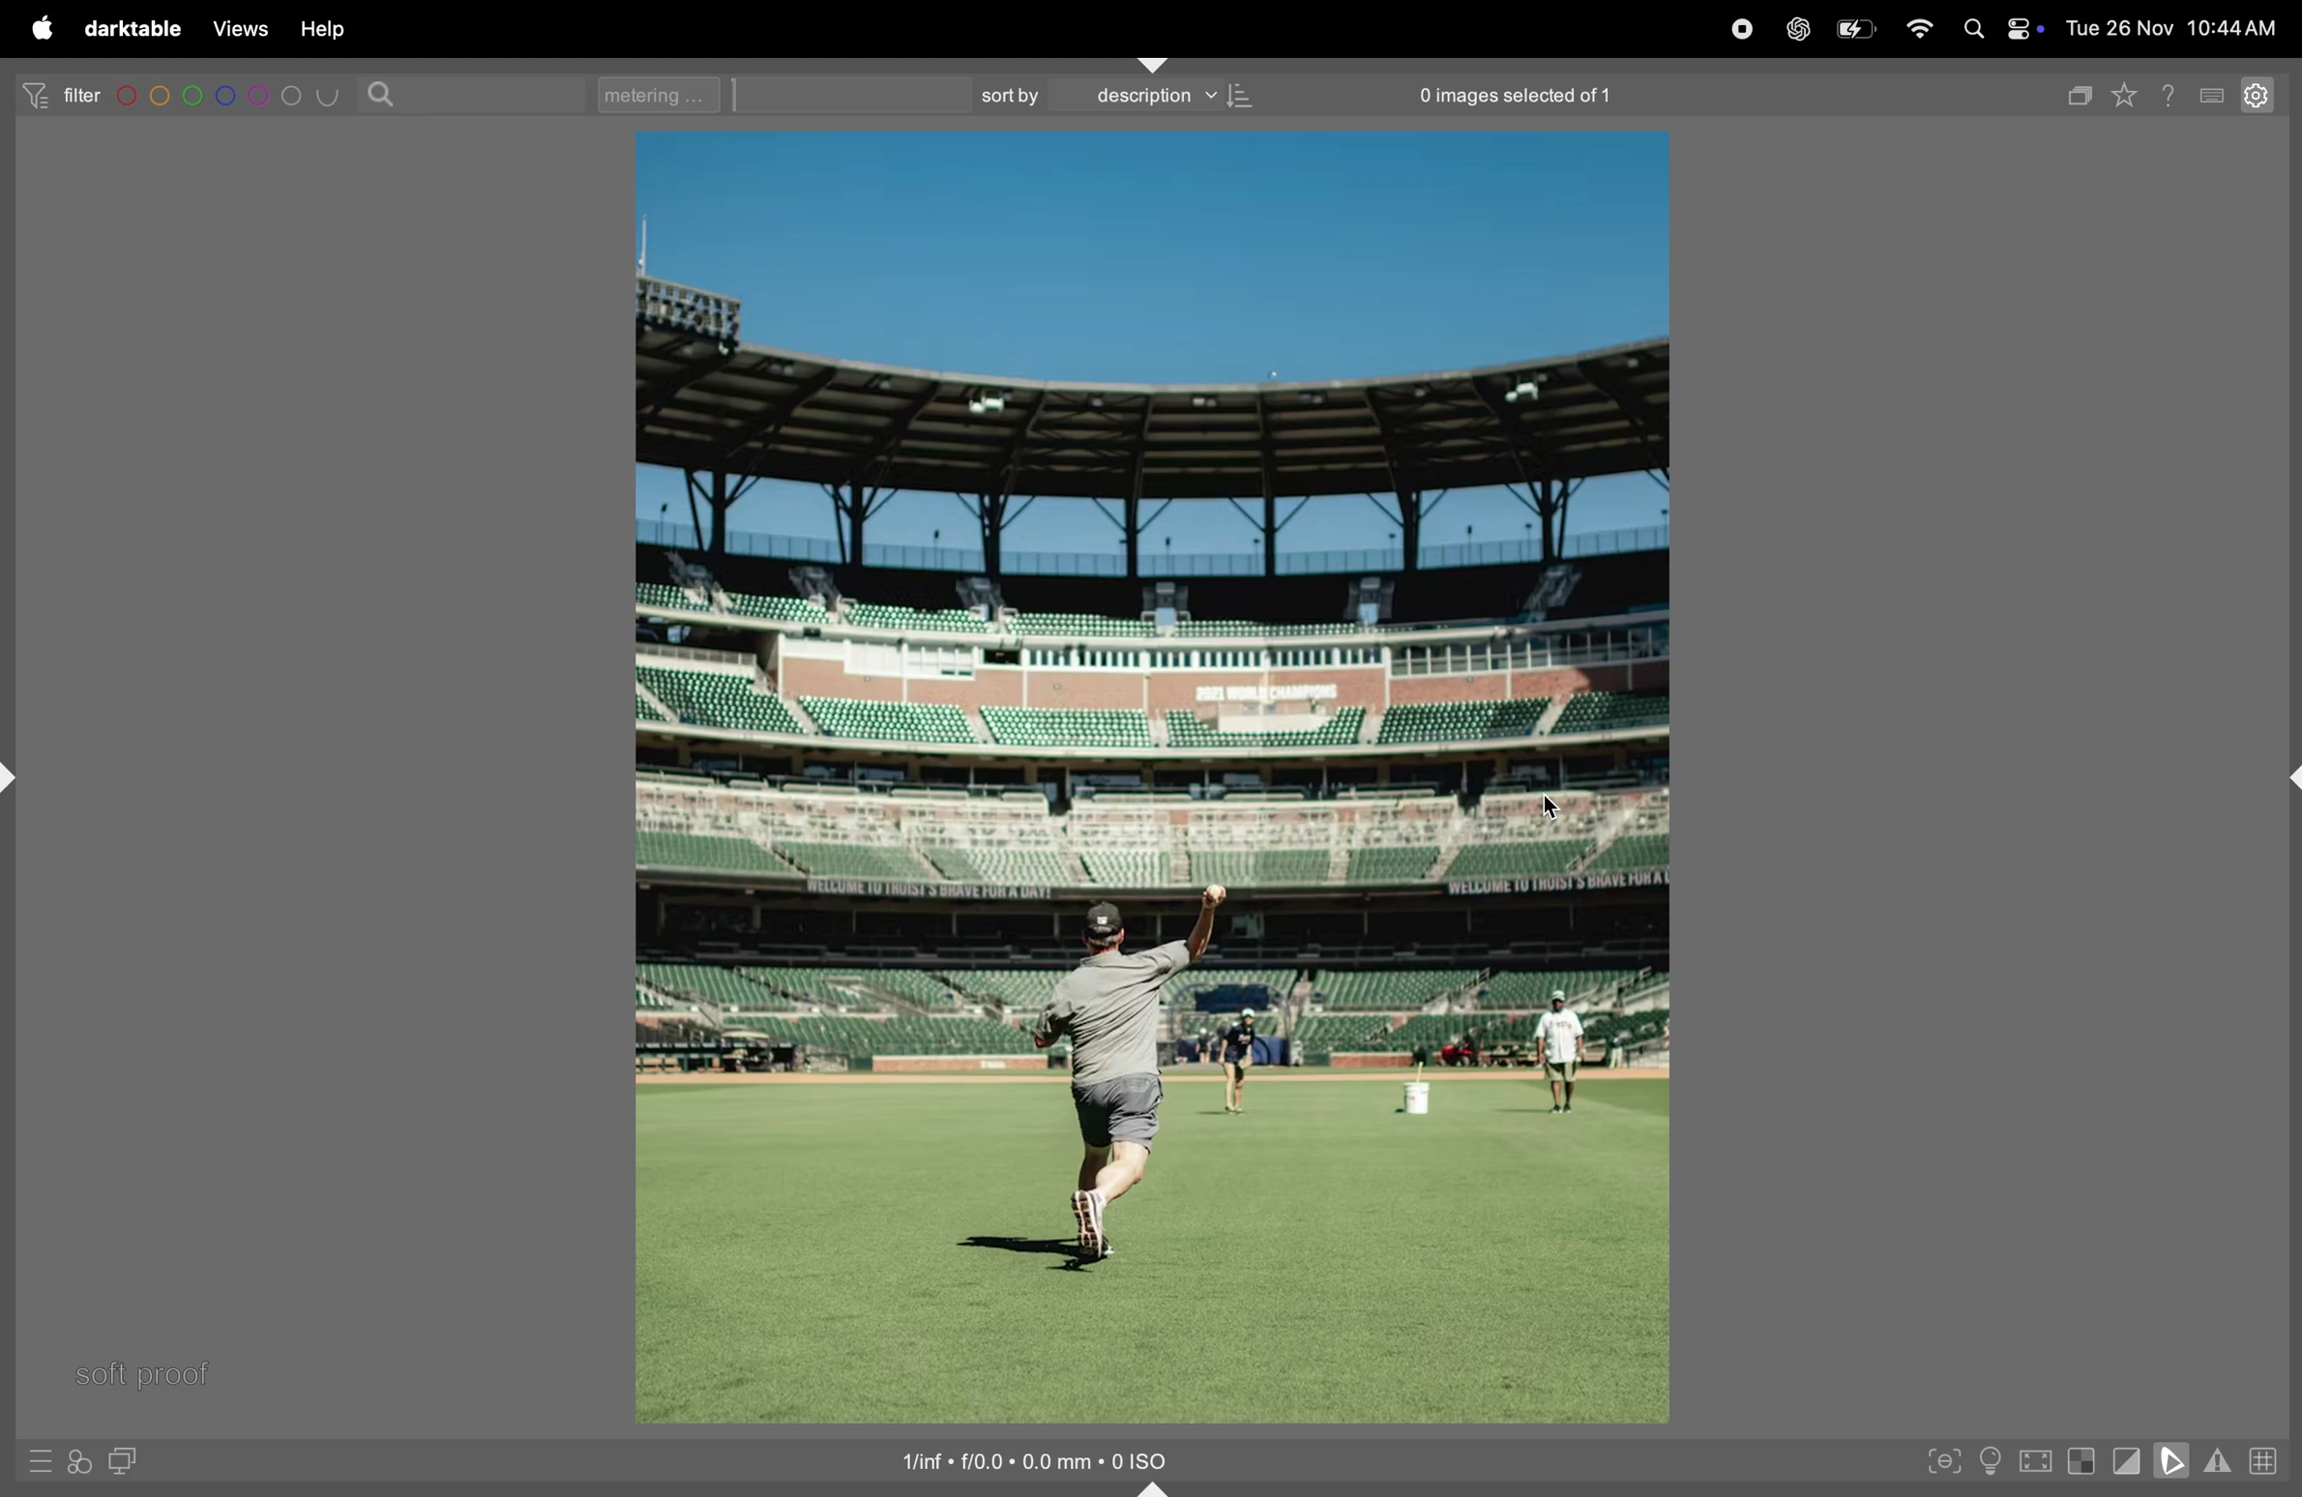  Describe the element at coordinates (2126, 1458) in the screenshot. I see `toggle cliping indications` at that location.